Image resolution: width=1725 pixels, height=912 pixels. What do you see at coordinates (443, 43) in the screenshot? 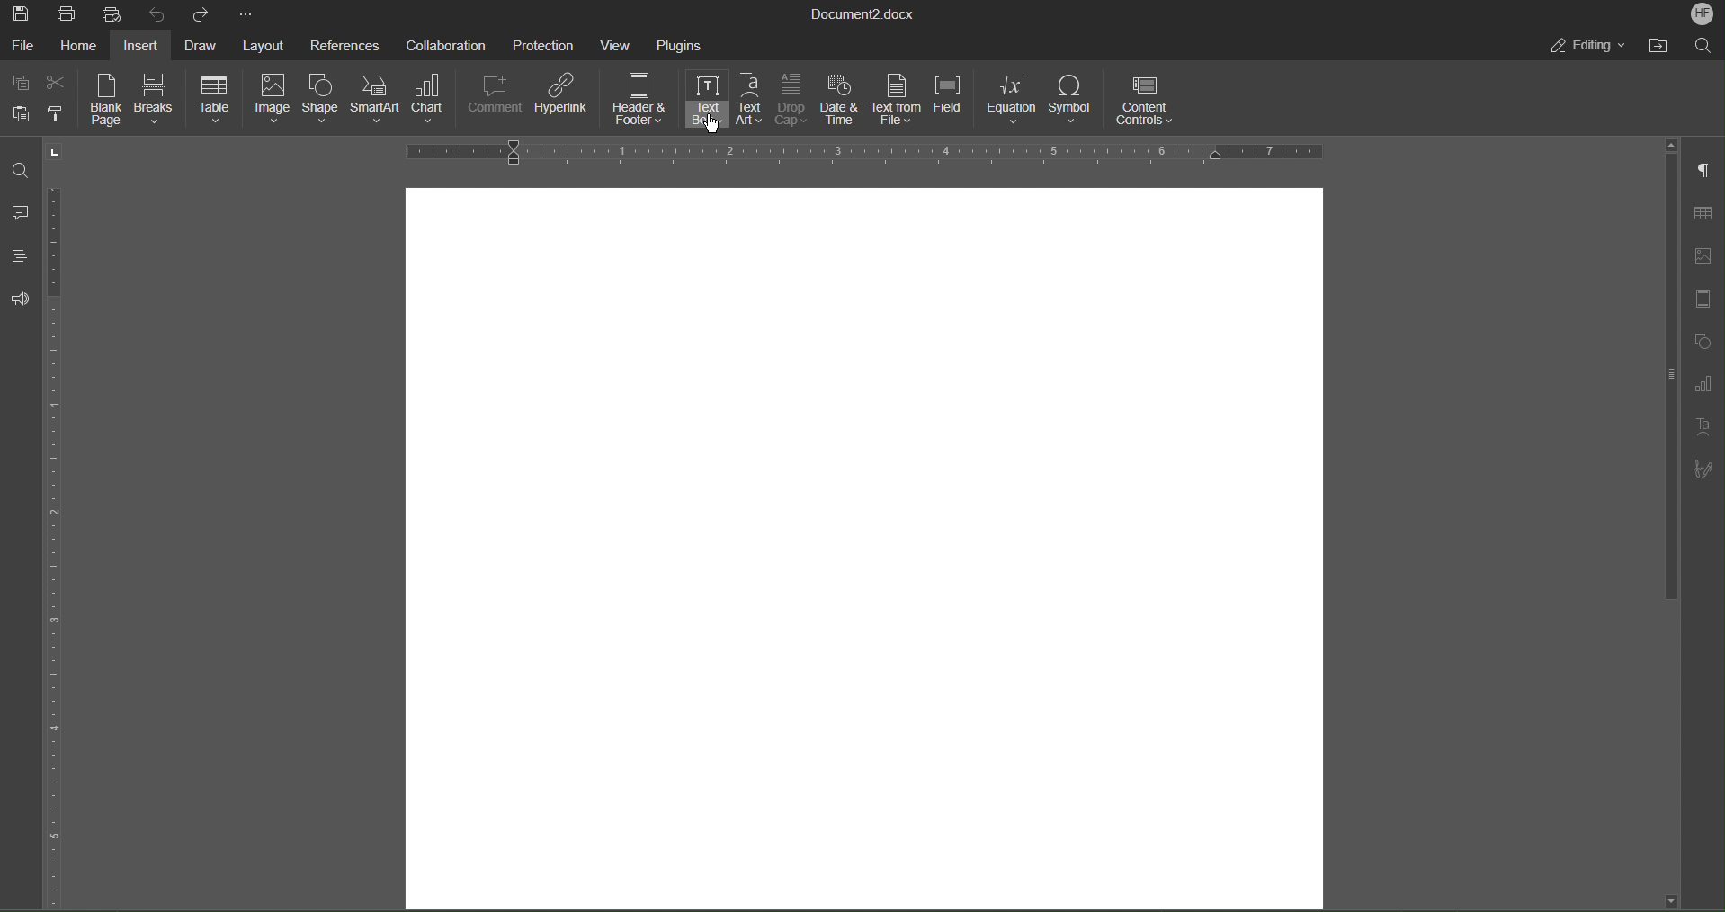
I see `Collaboration` at bounding box center [443, 43].